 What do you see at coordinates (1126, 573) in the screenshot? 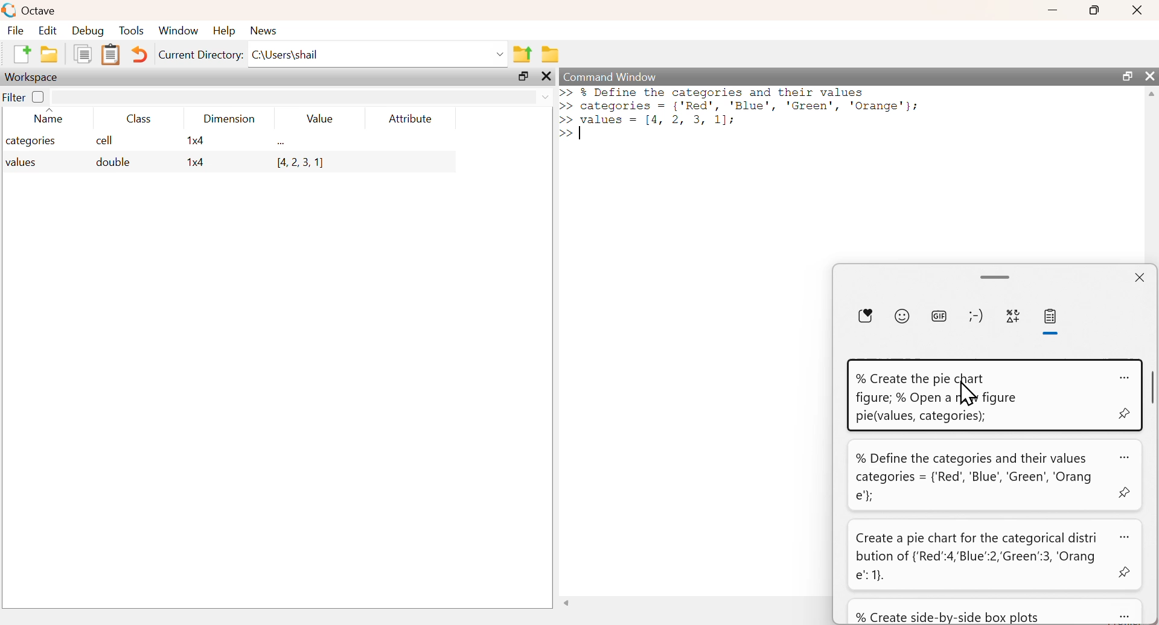
I see `pin` at bounding box center [1126, 573].